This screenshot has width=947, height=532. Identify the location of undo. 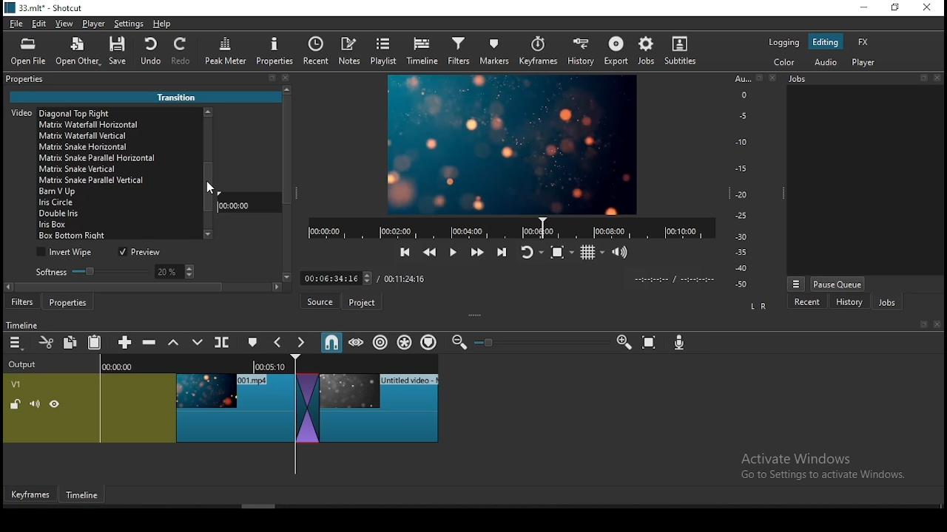
(152, 52).